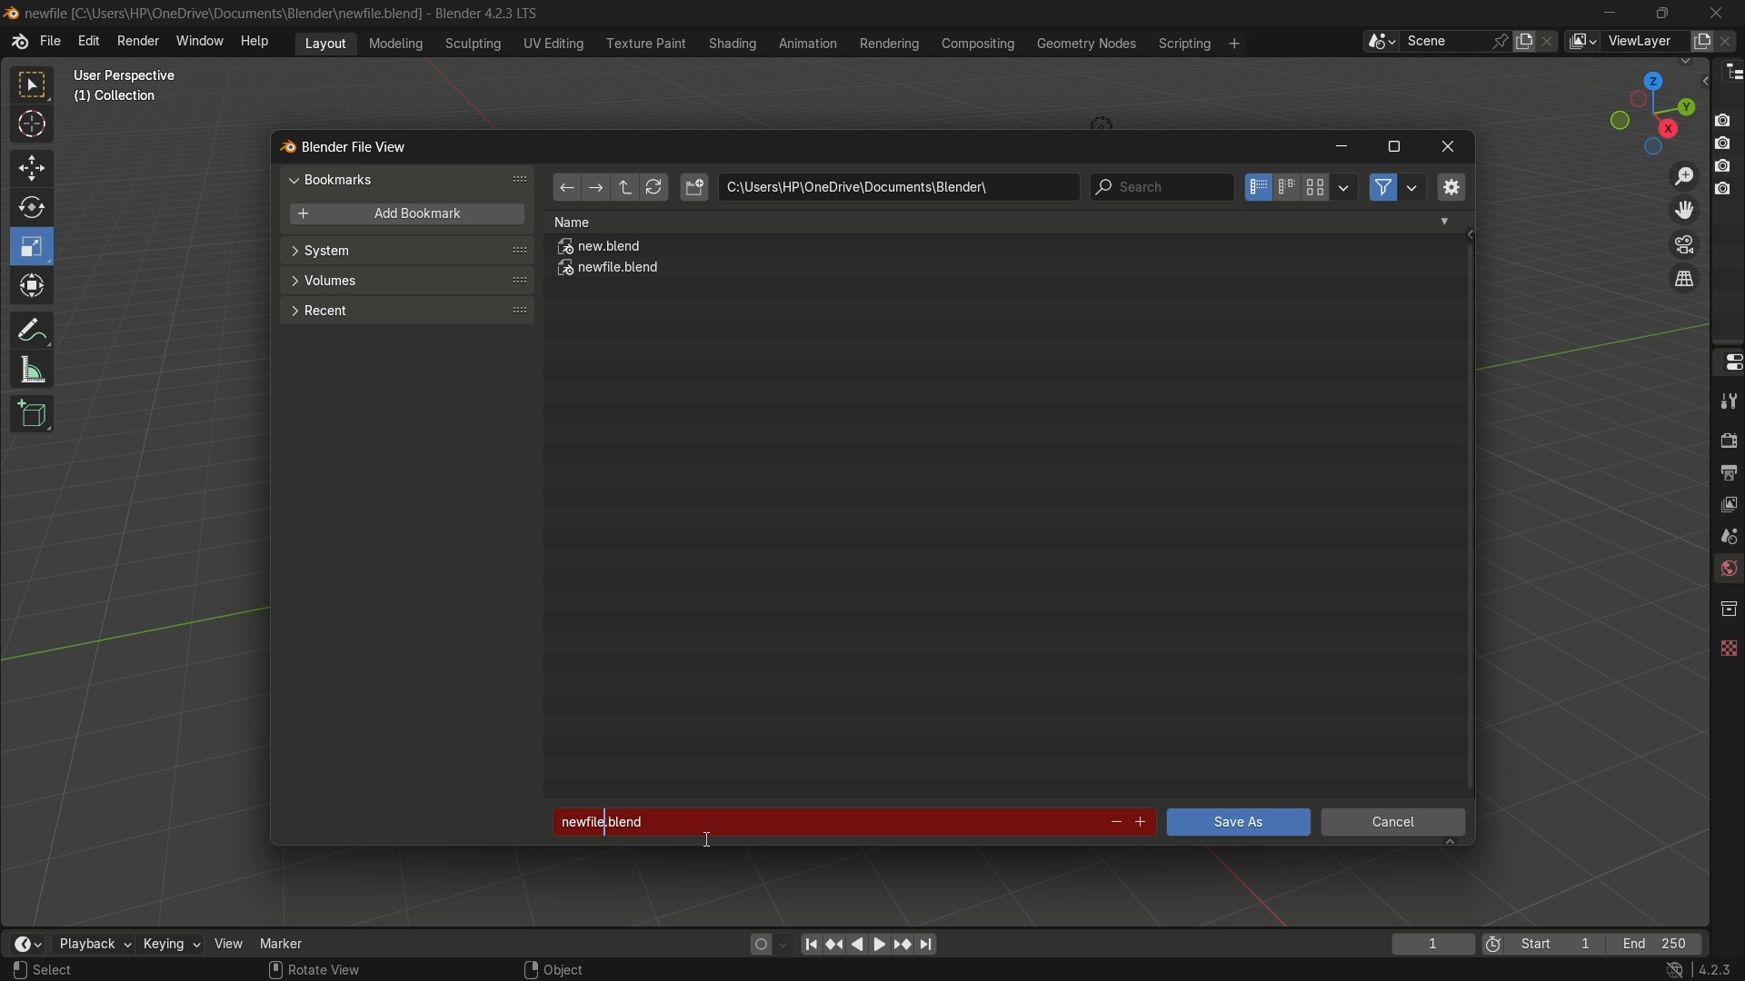 The image size is (1745, 981). What do you see at coordinates (827, 819) in the screenshot?
I see `newfile.blend` at bounding box center [827, 819].